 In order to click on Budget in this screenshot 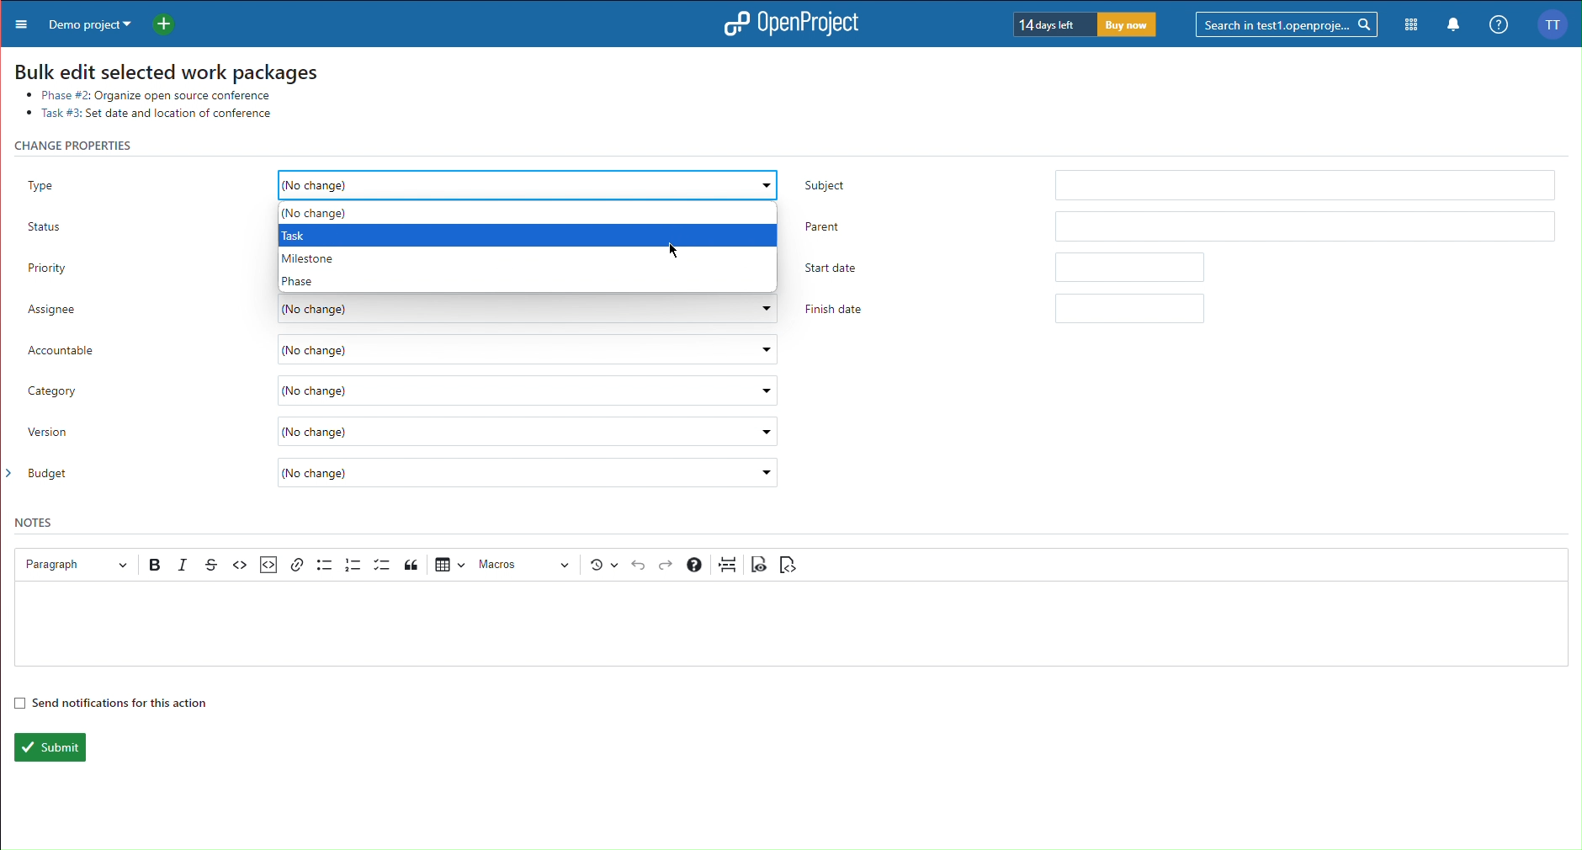, I will do `click(404, 476)`.